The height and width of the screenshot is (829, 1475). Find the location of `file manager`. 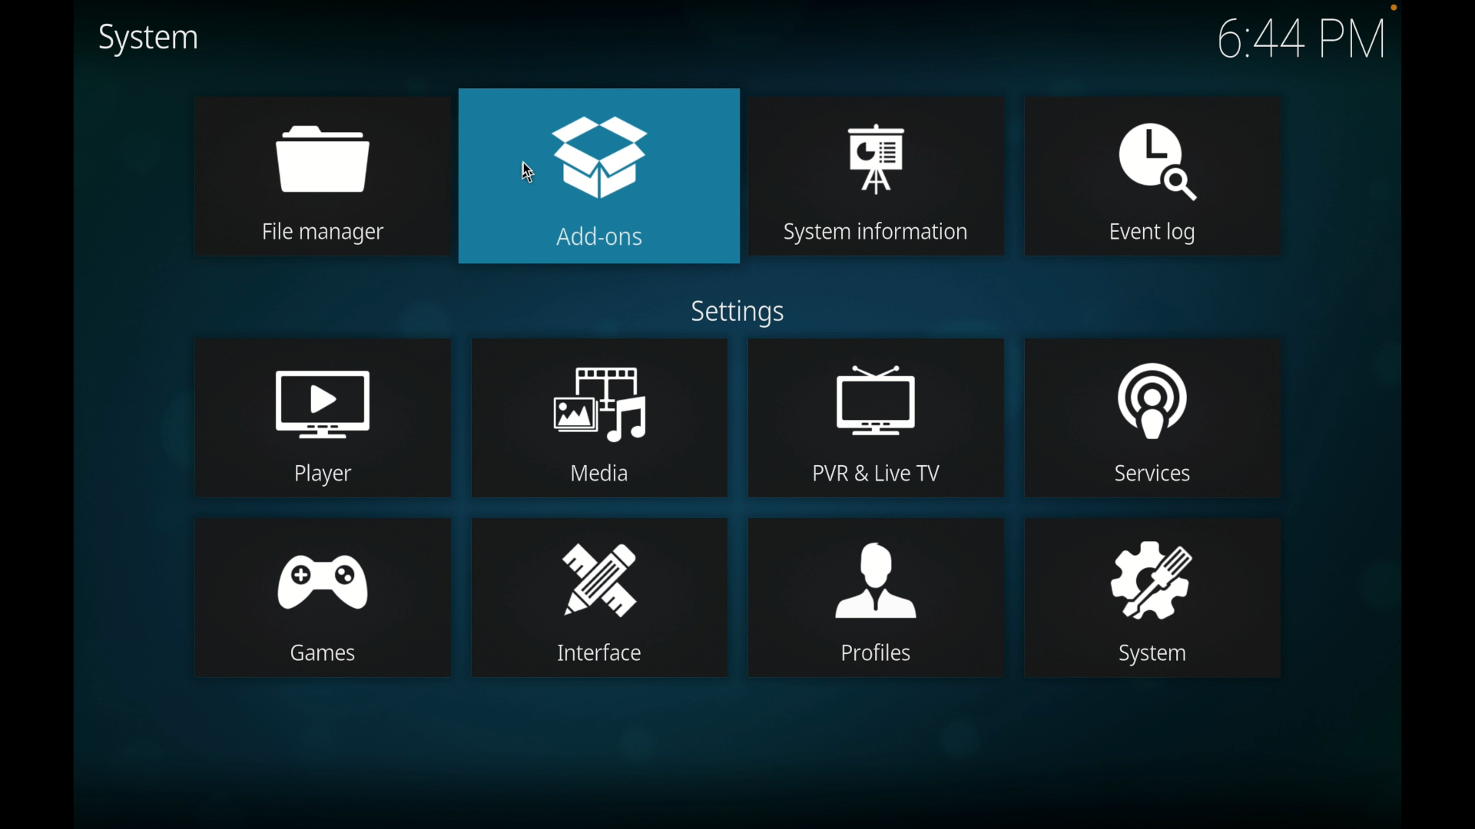

file manager is located at coordinates (319, 174).